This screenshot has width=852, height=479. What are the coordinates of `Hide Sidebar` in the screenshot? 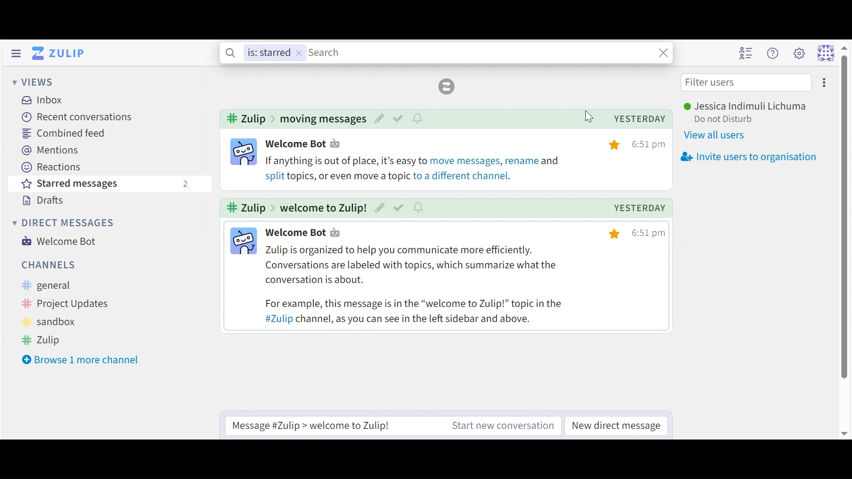 It's located at (15, 53).